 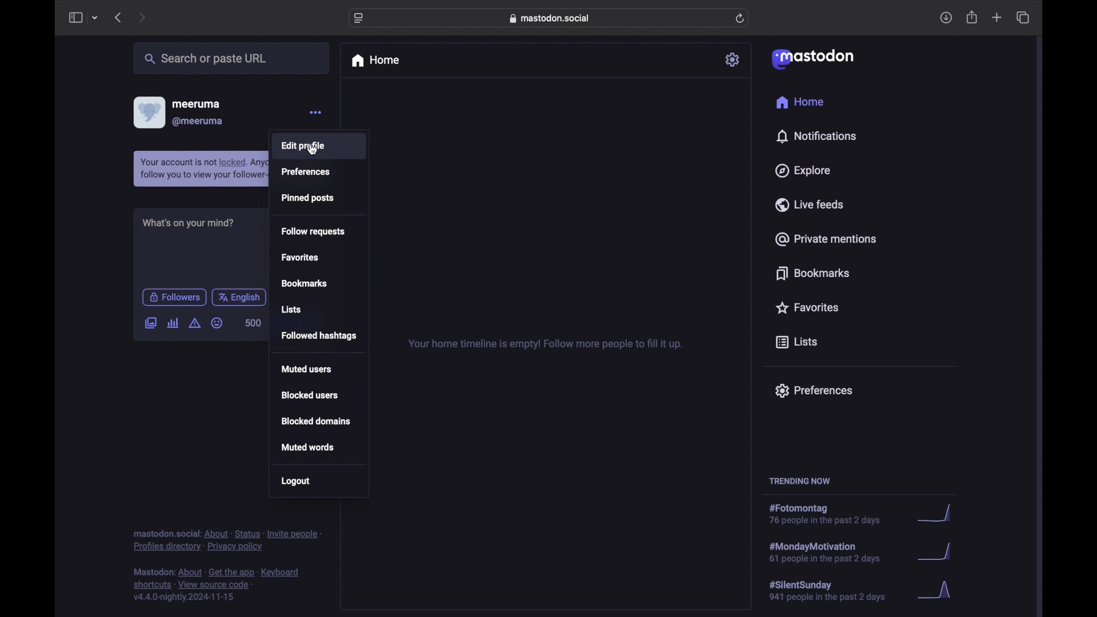 I want to click on new tab, so click(x=996, y=19).